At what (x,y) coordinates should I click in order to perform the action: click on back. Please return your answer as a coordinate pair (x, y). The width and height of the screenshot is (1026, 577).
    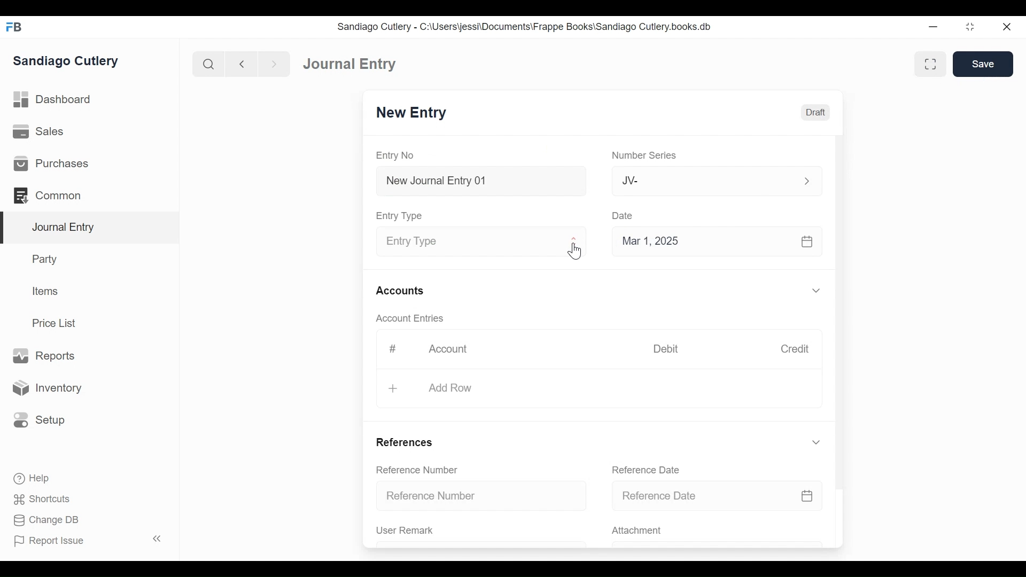
    Looking at the image, I should click on (242, 63).